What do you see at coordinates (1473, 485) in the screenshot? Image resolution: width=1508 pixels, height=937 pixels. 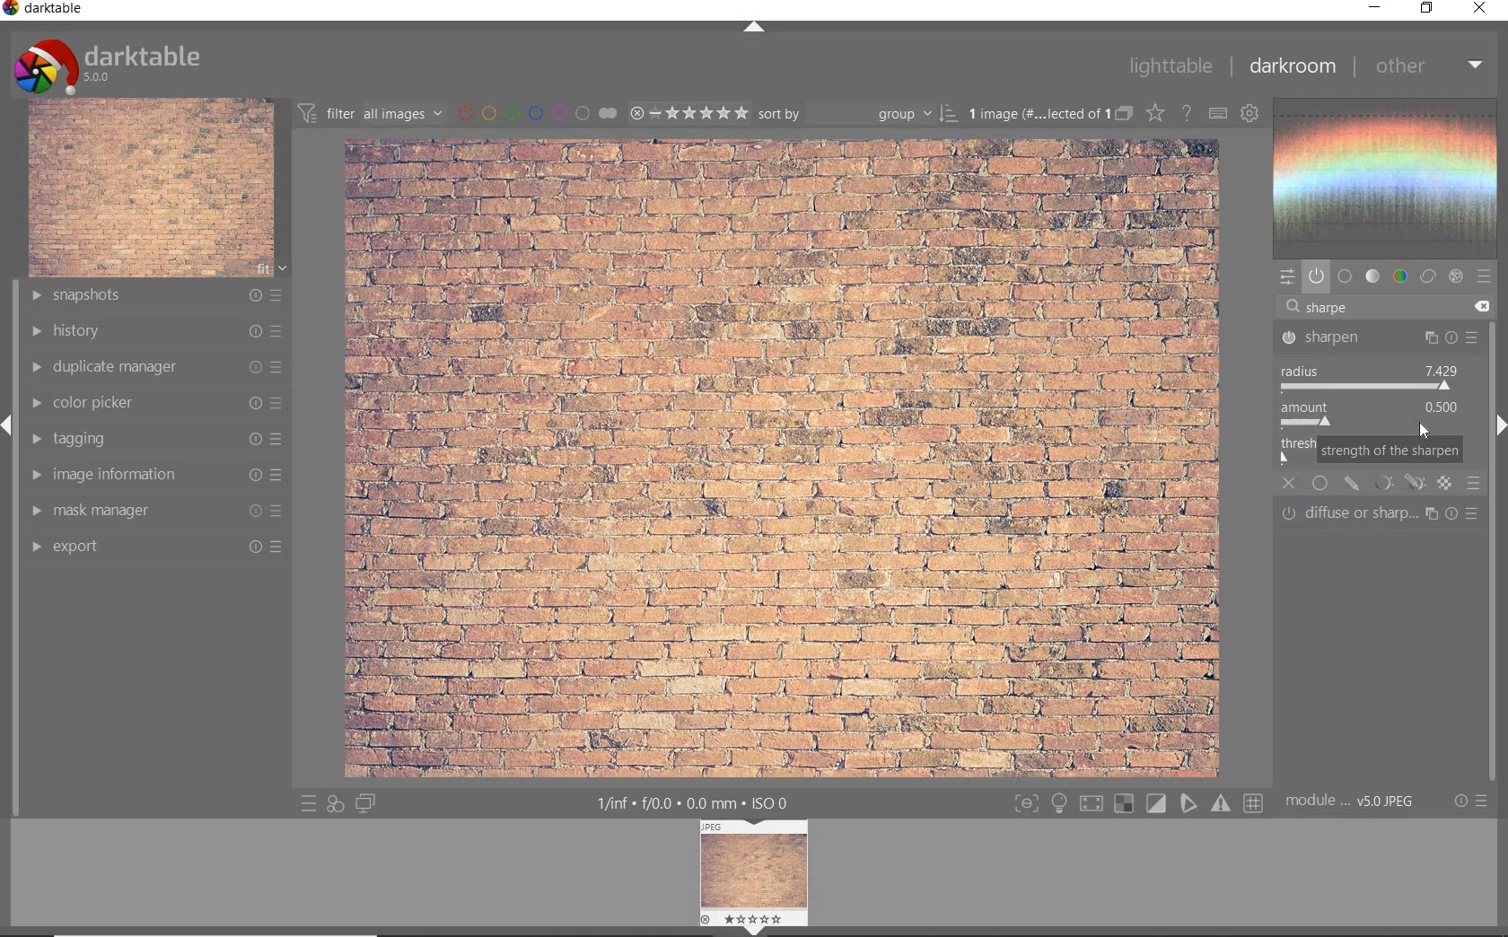 I see `BLENDING OPTIONS` at bounding box center [1473, 485].